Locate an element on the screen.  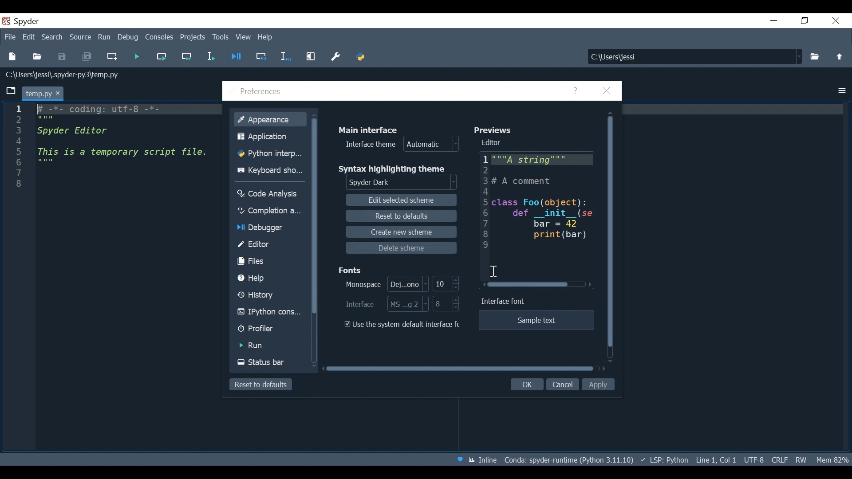
Status bar is located at coordinates (269, 362).